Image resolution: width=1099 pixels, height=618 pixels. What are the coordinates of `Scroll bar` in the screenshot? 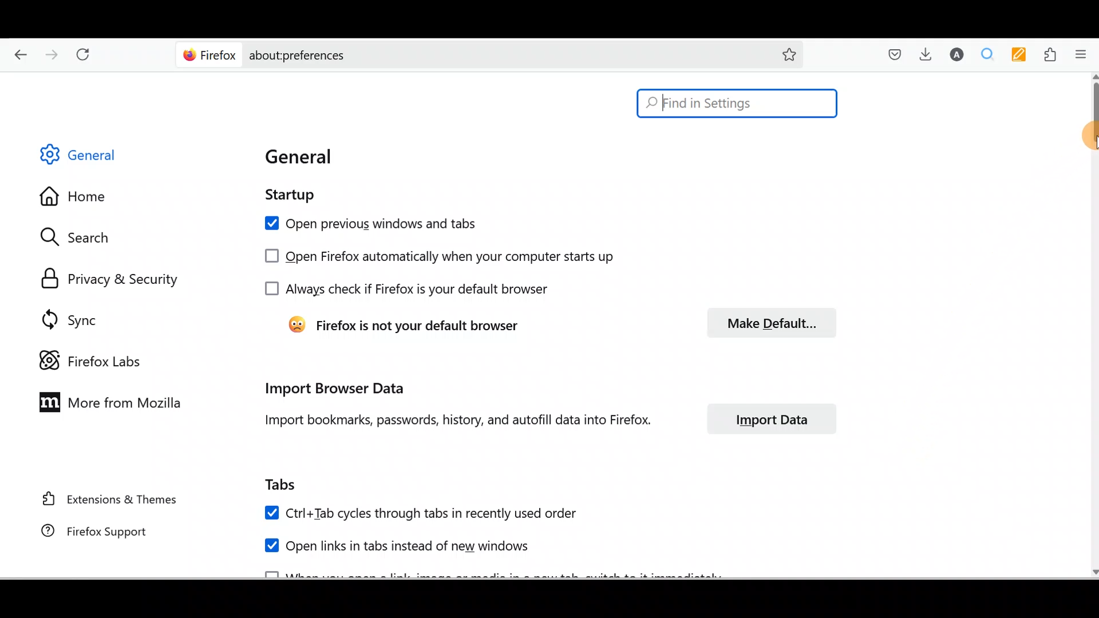 It's located at (1091, 326).